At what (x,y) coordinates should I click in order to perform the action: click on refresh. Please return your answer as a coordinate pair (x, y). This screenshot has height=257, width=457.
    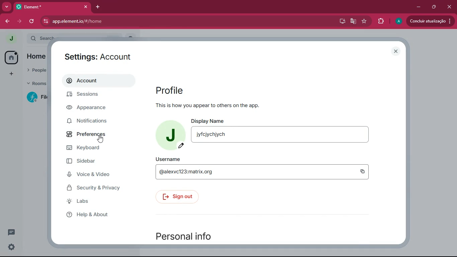
    Looking at the image, I should click on (32, 21).